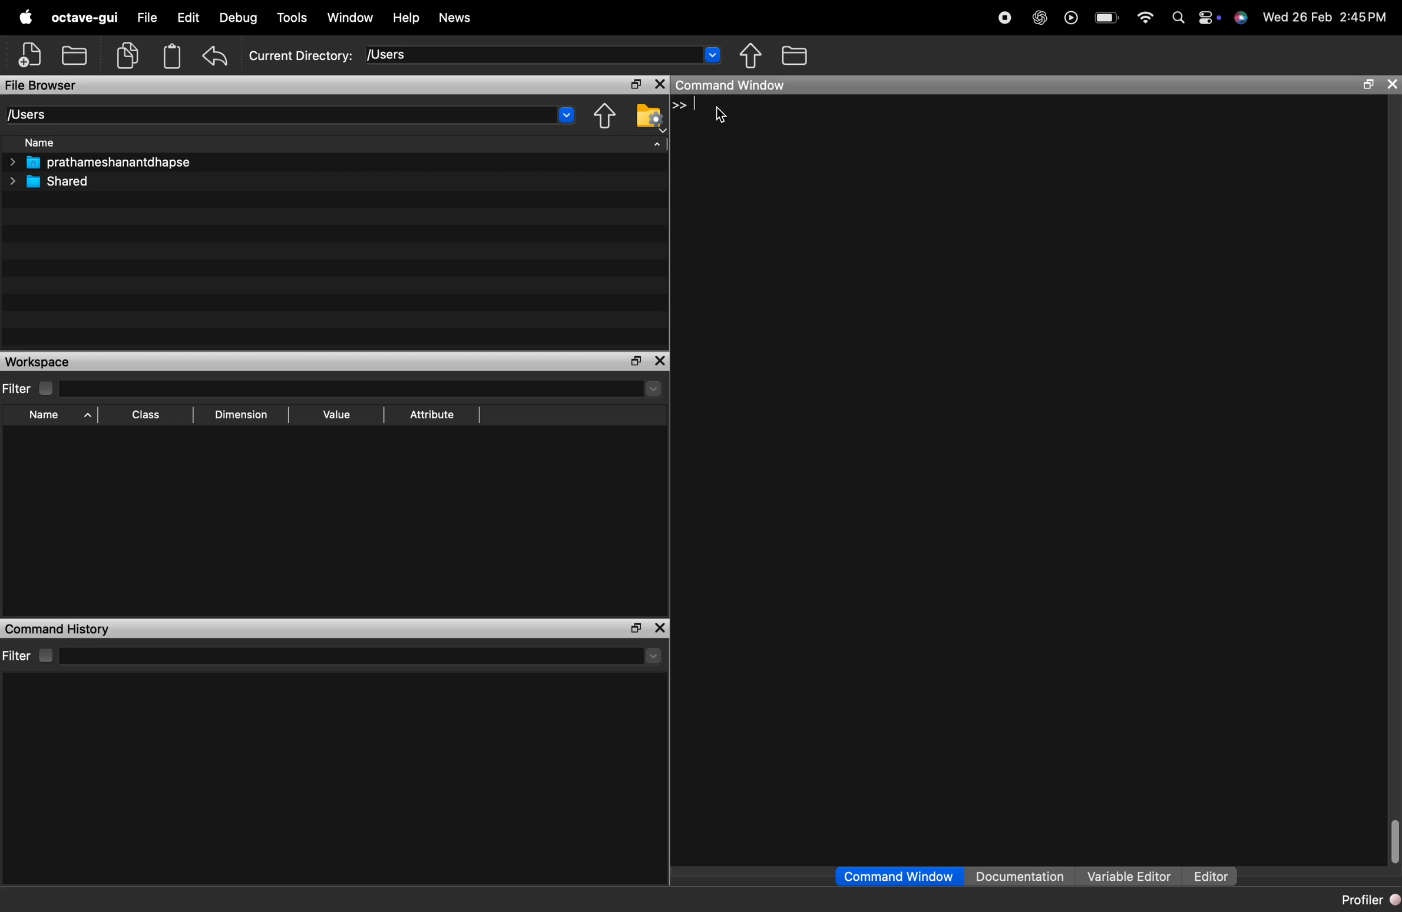 This screenshot has width=1402, height=912. I want to click on play, so click(1070, 16).